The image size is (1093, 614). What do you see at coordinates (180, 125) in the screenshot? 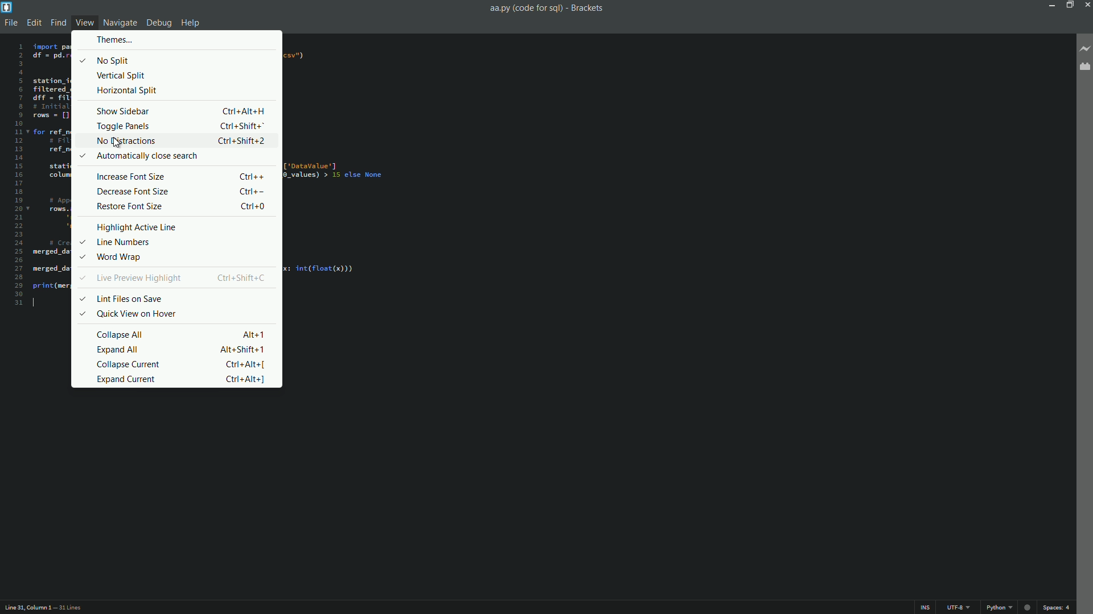
I see `toggle panels Ctrl + Shift + 1` at bounding box center [180, 125].